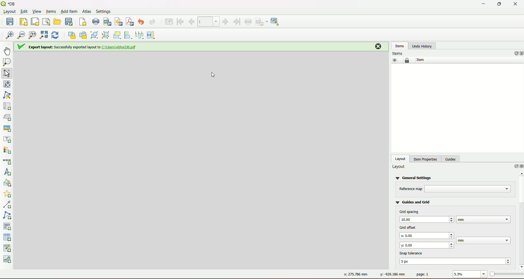 This screenshot has width=524, height=279. I want to click on View, so click(37, 11).